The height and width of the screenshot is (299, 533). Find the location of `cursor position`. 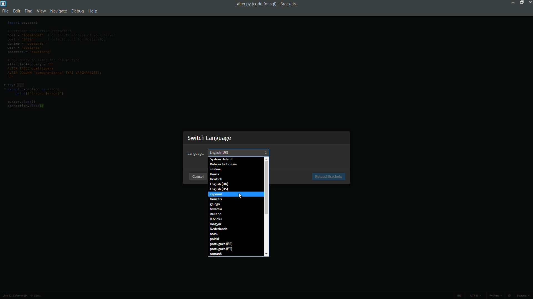

cursor position is located at coordinates (13, 296).